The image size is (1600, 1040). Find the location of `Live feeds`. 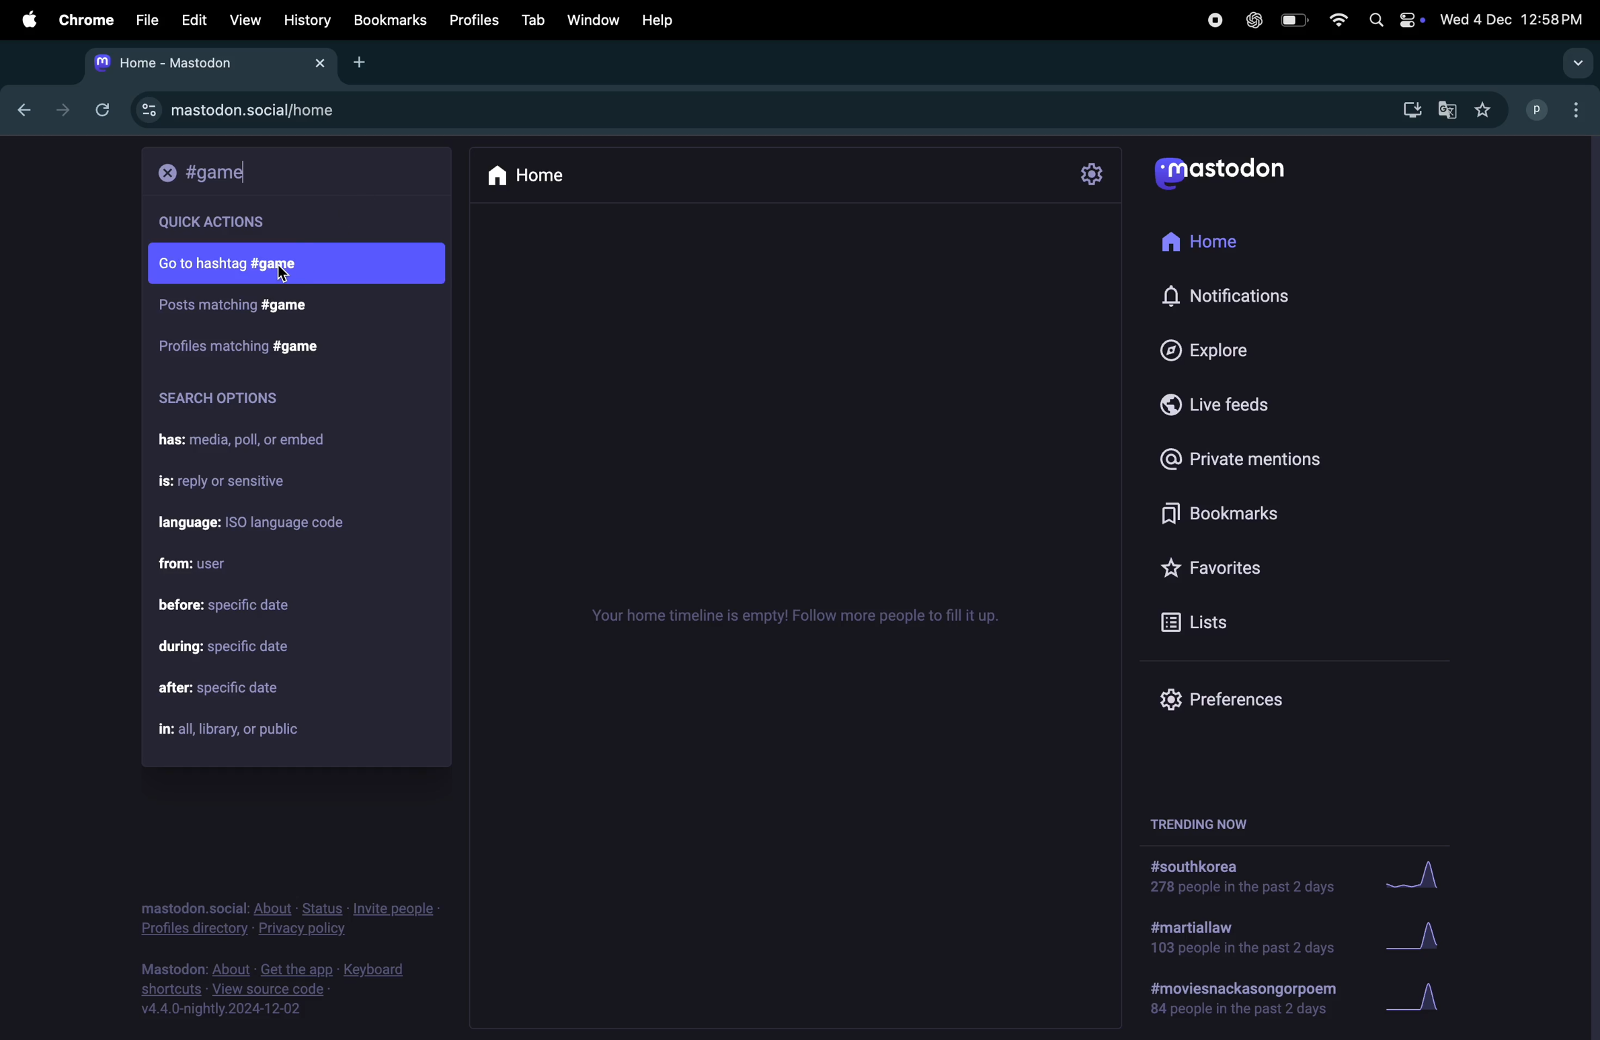

Live feeds is located at coordinates (1243, 410).